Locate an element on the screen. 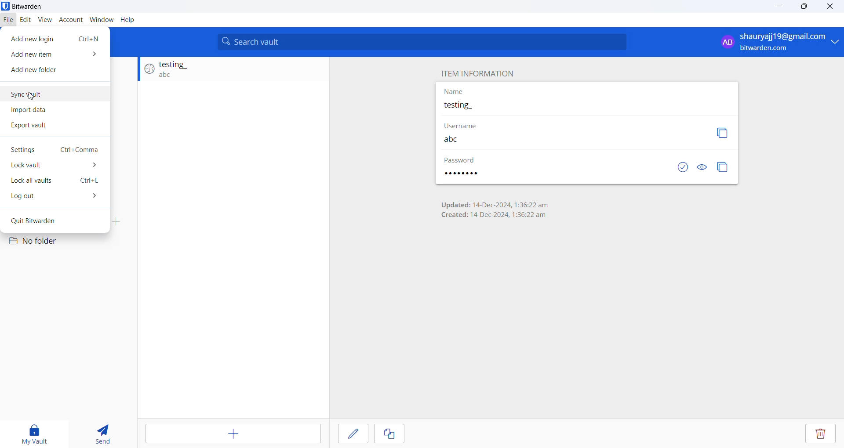 The height and width of the screenshot is (448, 844). Add item is located at coordinates (232, 434).